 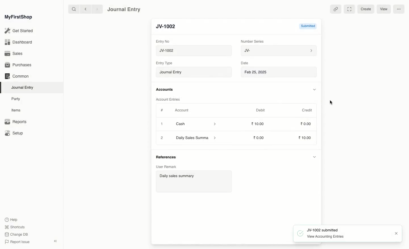 I want to click on View linked entries, so click(x=335, y=9).